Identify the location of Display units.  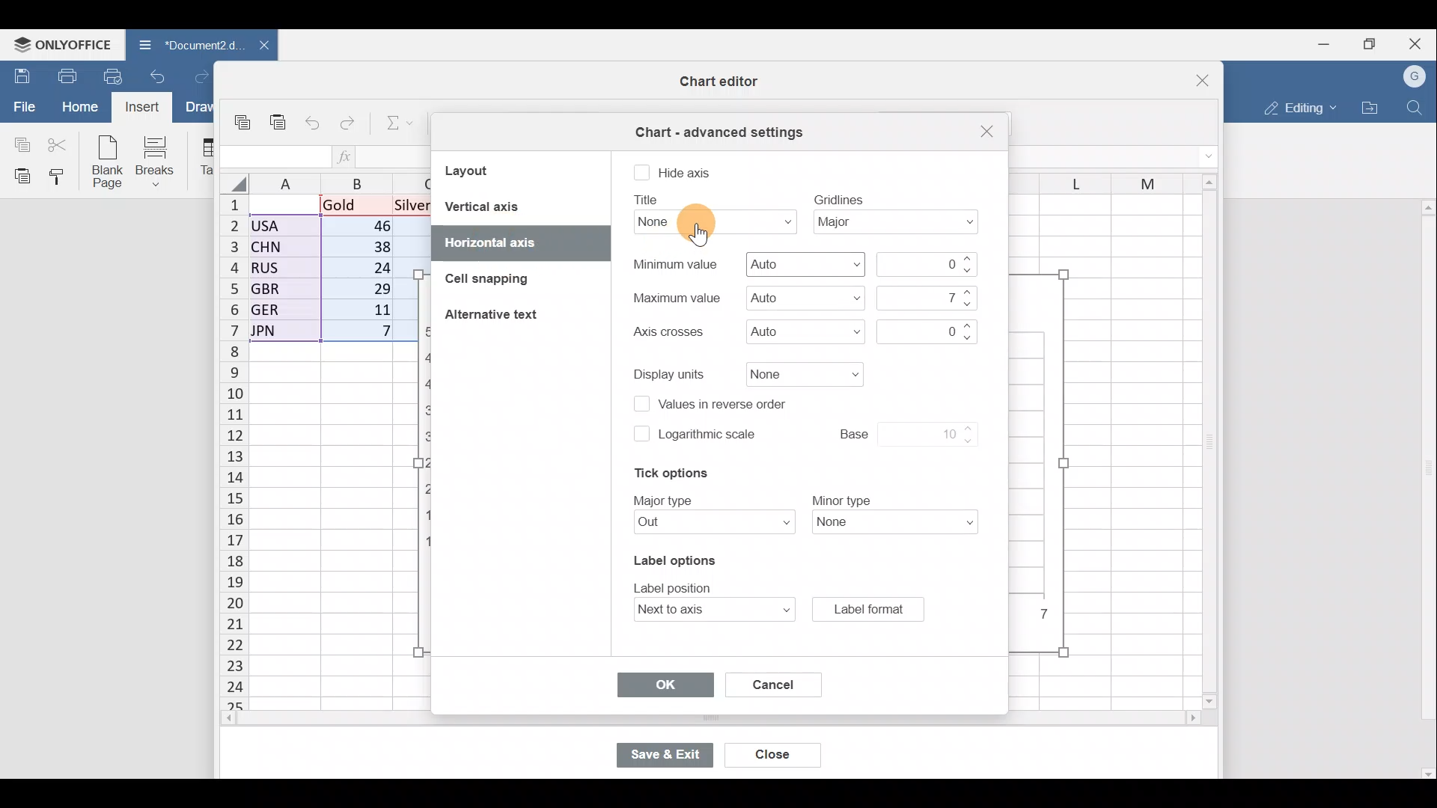
(799, 373).